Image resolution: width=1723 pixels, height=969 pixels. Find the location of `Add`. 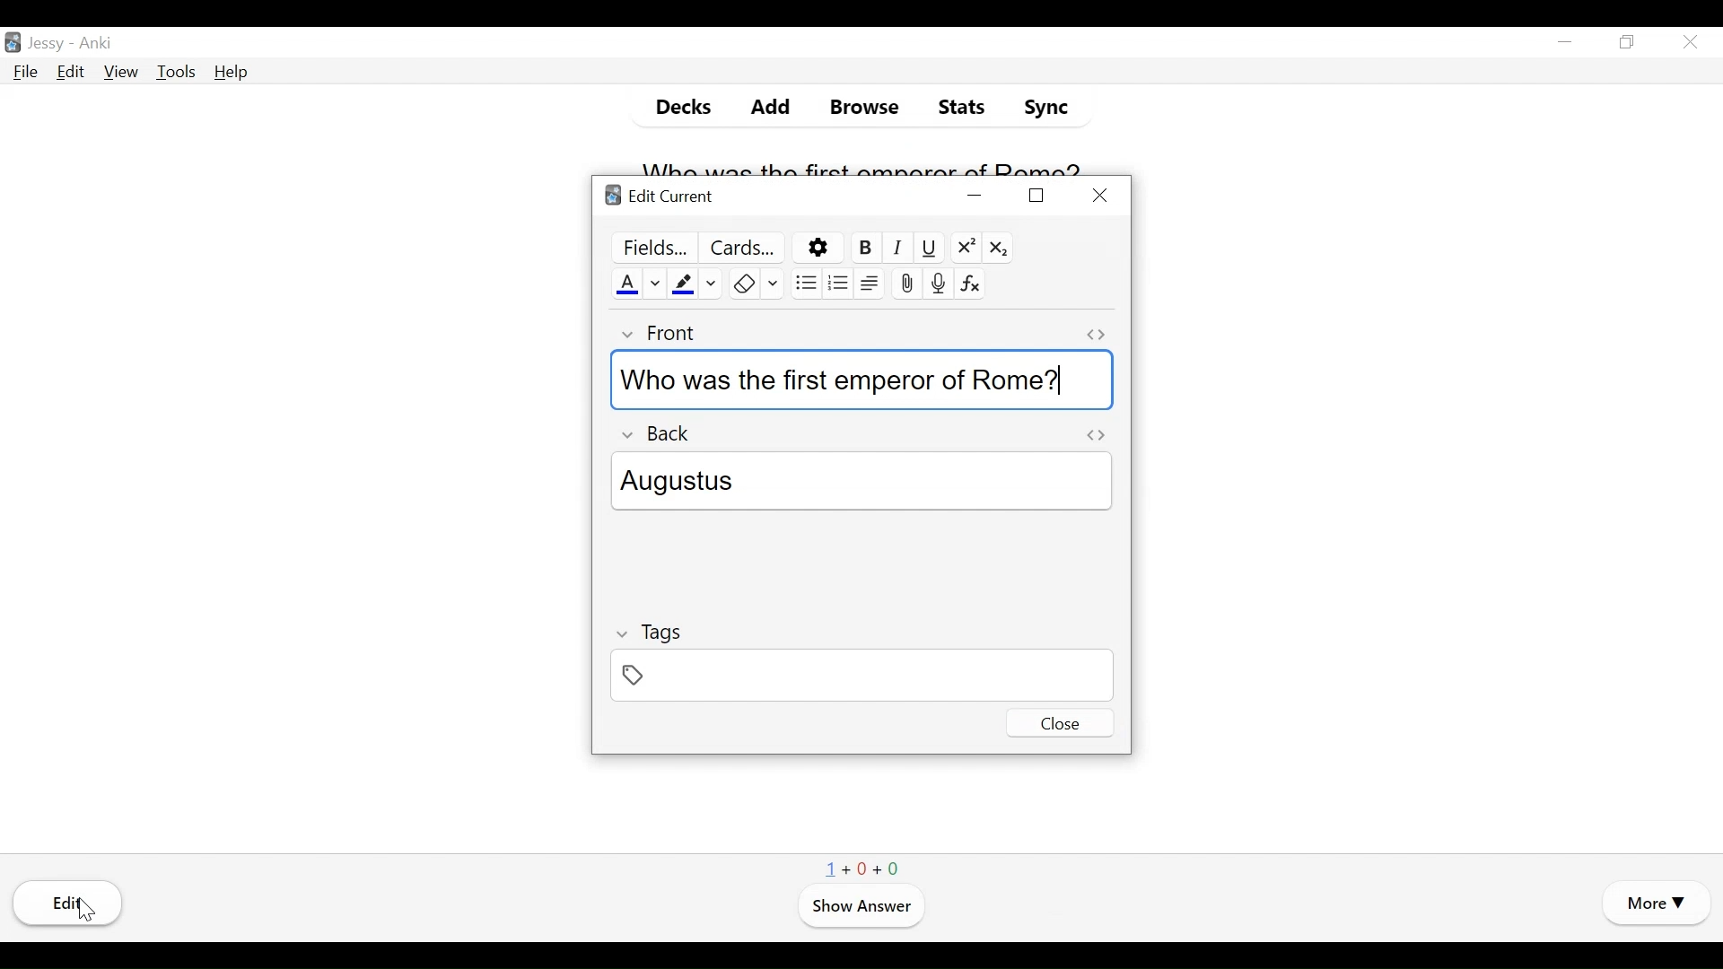

Add is located at coordinates (758, 107).